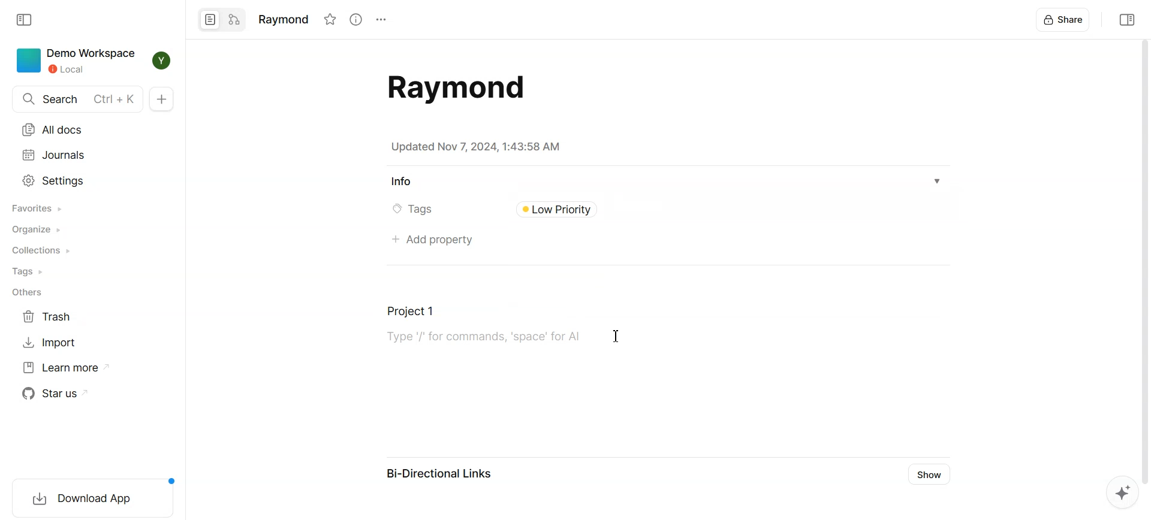  Describe the element at coordinates (31, 271) in the screenshot. I see `Tags` at that location.